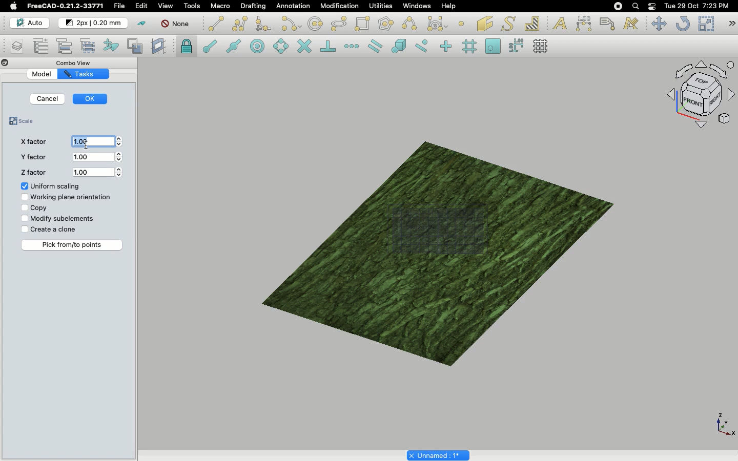 Image resolution: width=738 pixels, height=461 pixels. Describe the element at coordinates (515, 46) in the screenshot. I see `Snap dimensions` at that location.